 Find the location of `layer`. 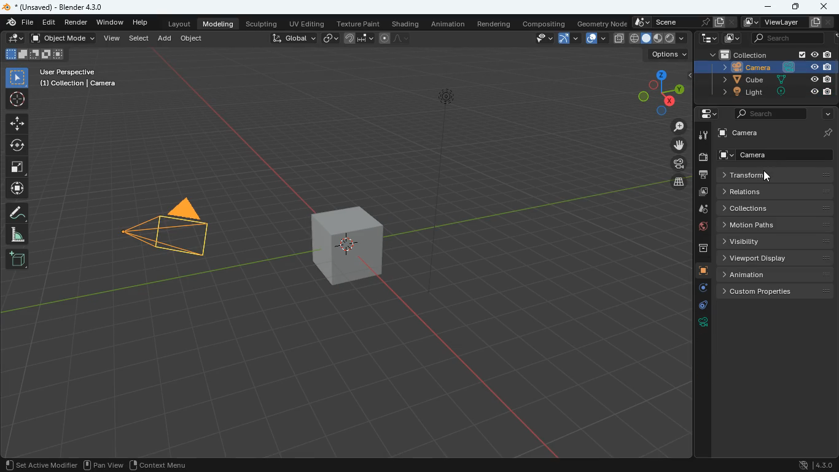

layer is located at coordinates (674, 181).